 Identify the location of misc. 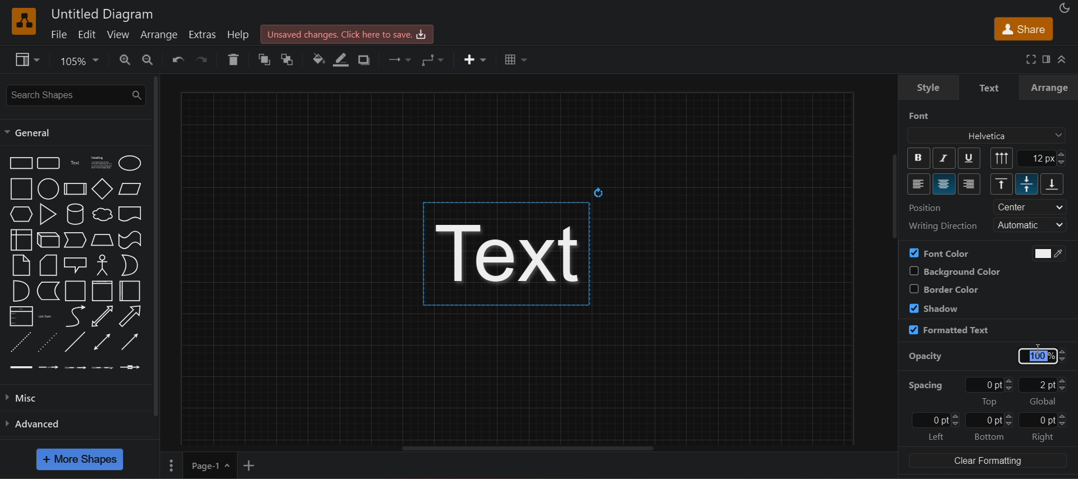
(74, 398).